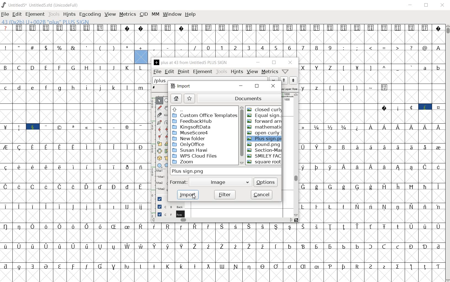  What do you see at coordinates (81, 172) in the screenshot?
I see `Latin extended characters` at bounding box center [81, 172].